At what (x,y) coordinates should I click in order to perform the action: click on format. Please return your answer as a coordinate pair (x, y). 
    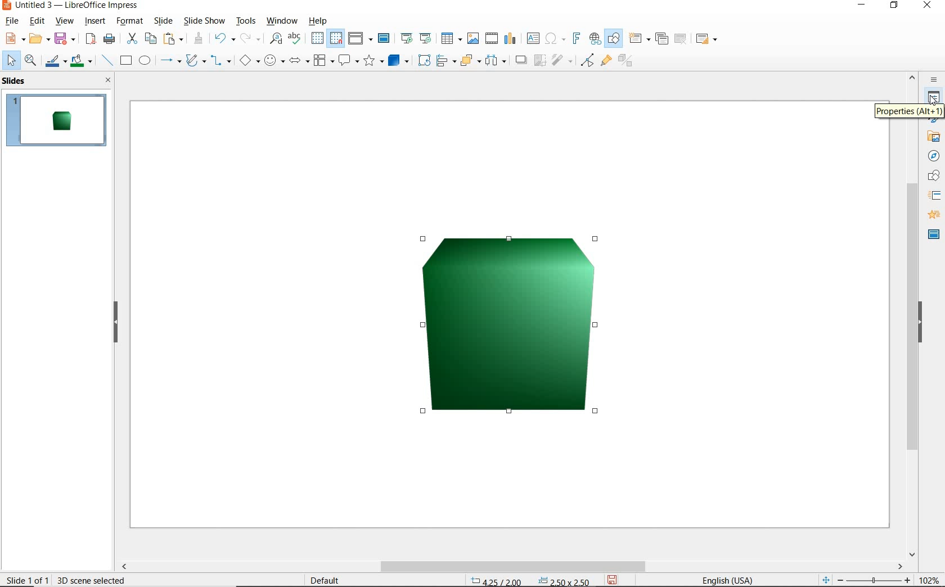
    Looking at the image, I should click on (130, 21).